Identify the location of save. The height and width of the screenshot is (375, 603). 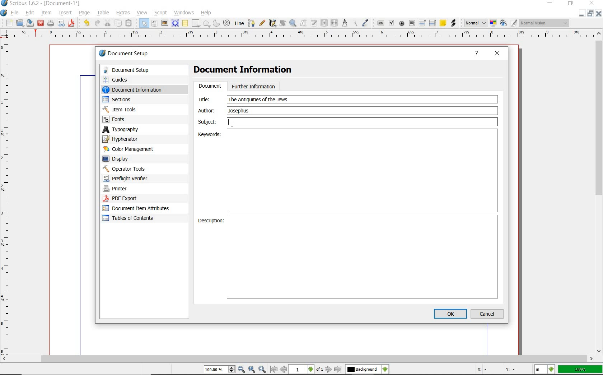
(31, 23).